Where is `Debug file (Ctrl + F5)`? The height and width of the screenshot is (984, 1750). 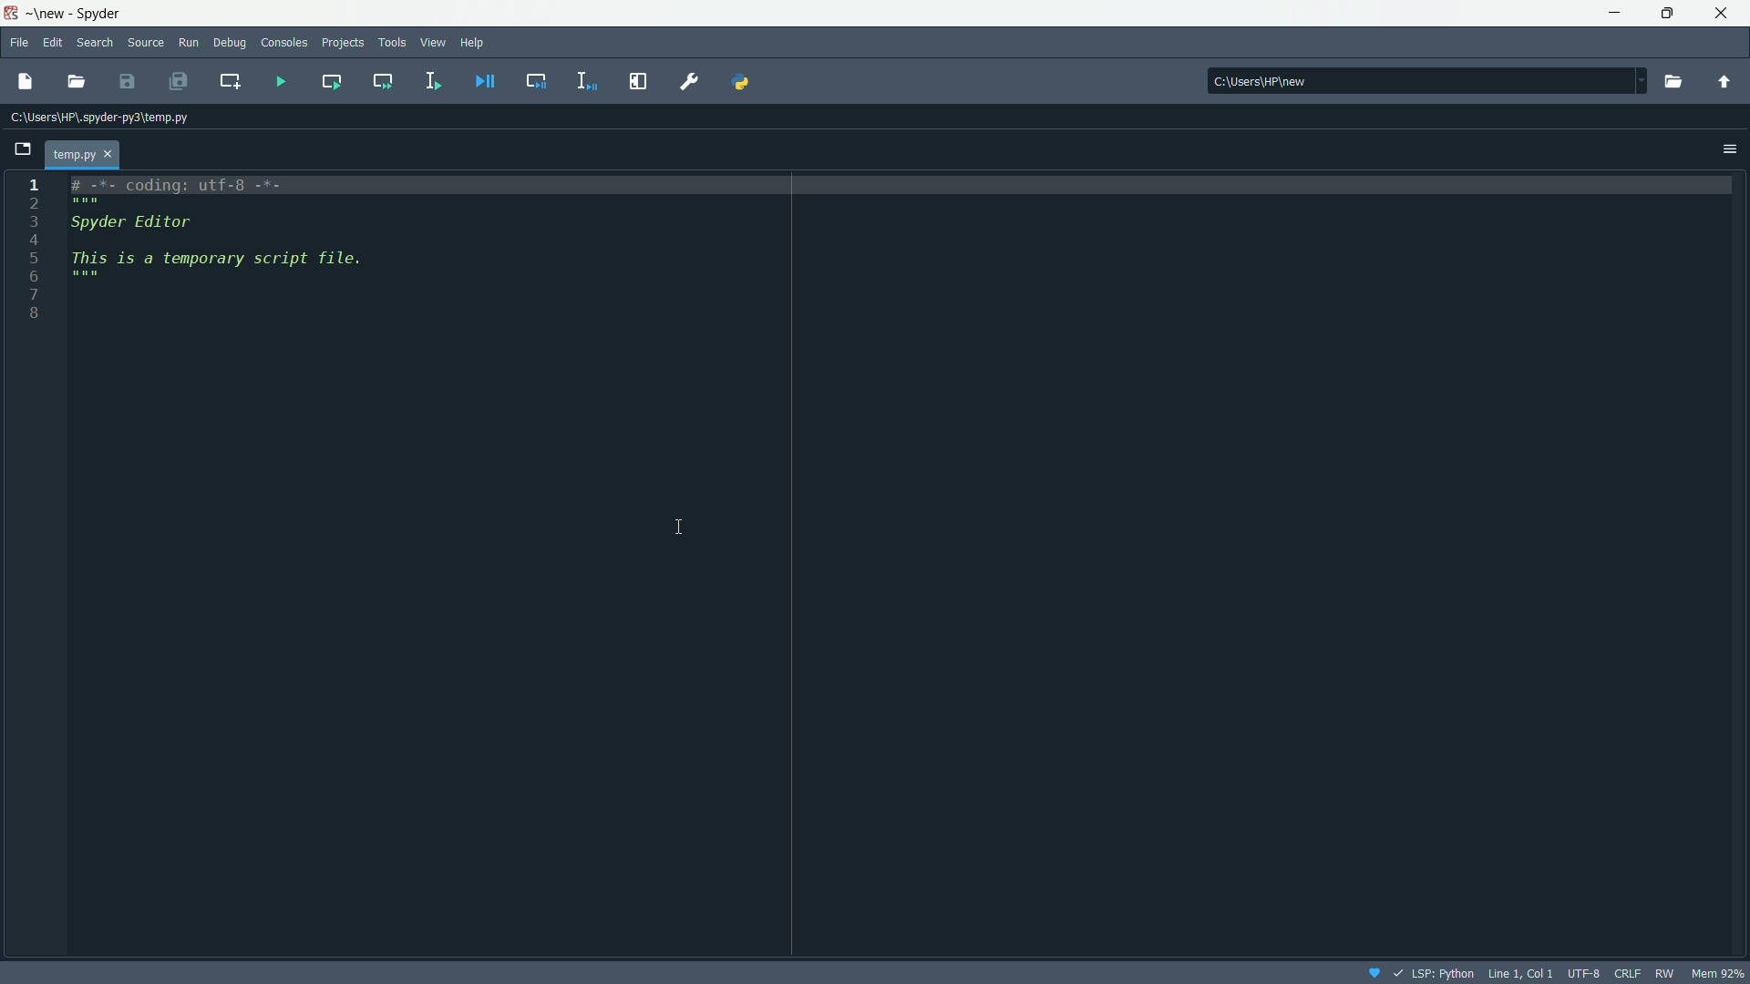 Debug file (Ctrl + F5) is located at coordinates (487, 81).